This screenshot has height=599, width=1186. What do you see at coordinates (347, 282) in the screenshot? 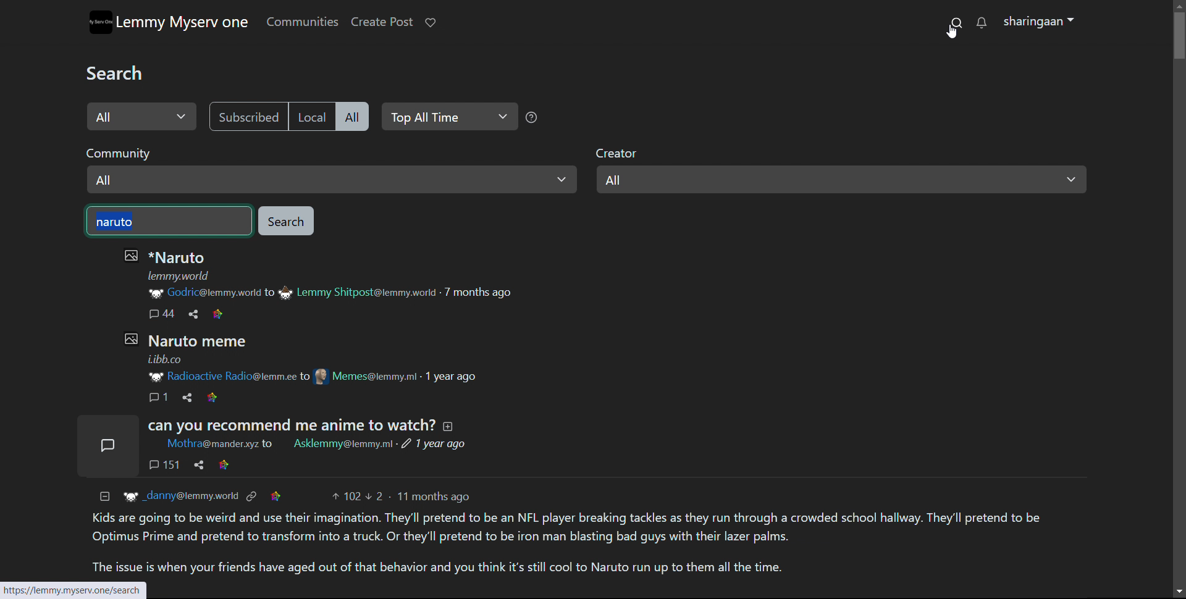
I see `Post related to Naruto` at bounding box center [347, 282].